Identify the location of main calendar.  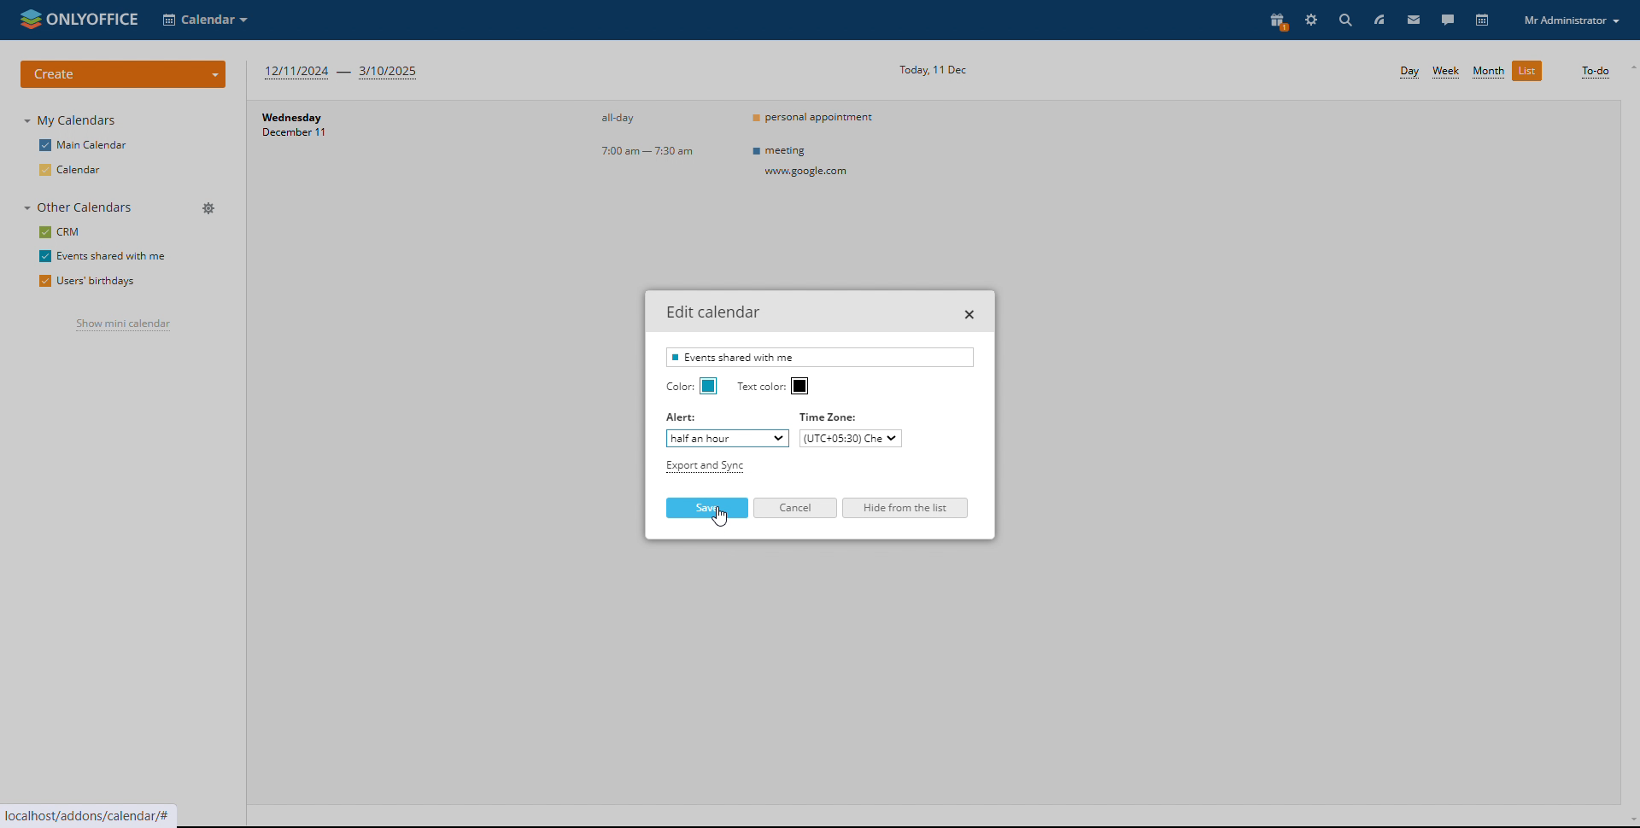
(82, 146).